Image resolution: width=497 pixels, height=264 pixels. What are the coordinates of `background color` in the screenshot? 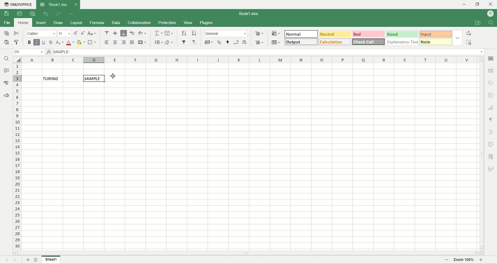 It's located at (81, 43).